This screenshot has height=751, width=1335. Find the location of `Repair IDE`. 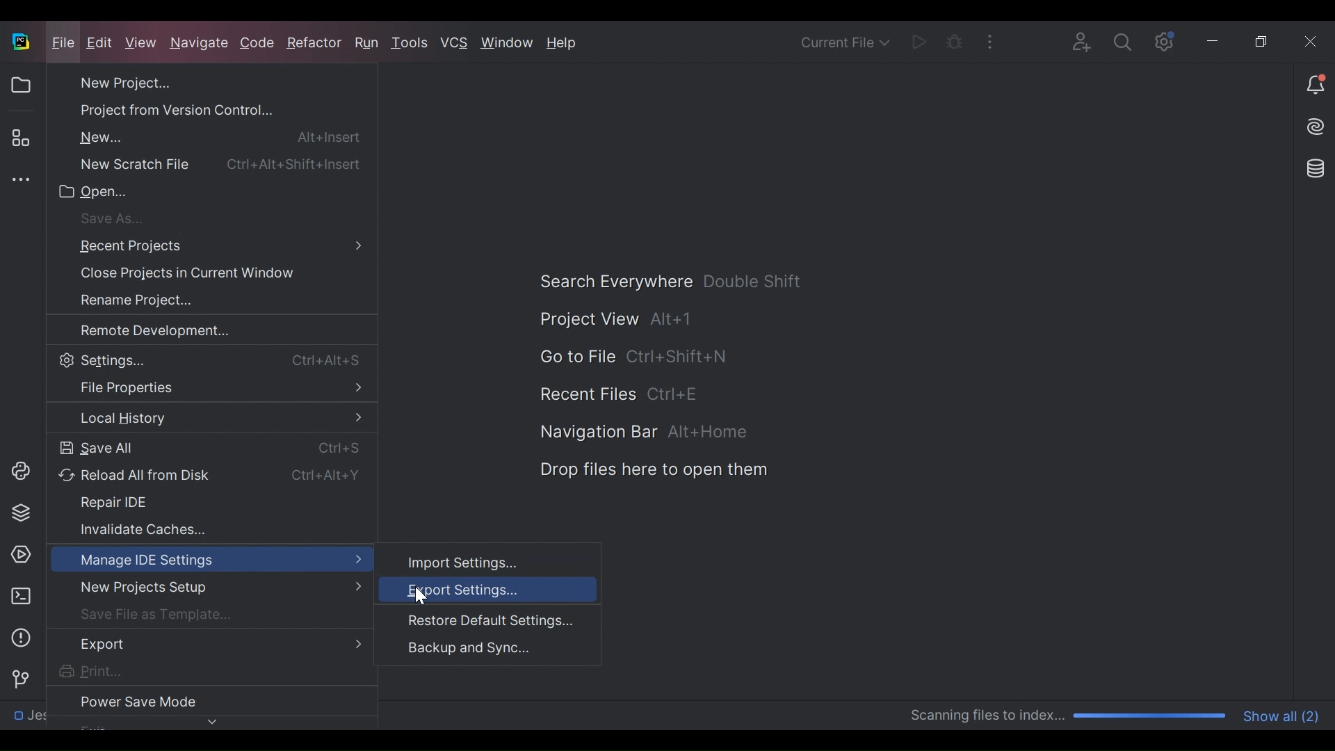

Repair IDE is located at coordinates (193, 503).